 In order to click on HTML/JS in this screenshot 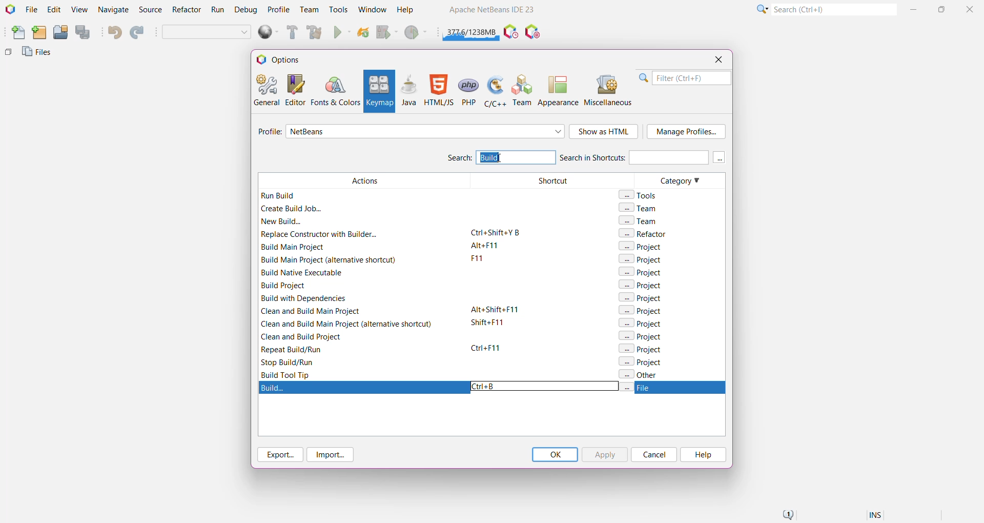, I will do `click(438, 90)`.